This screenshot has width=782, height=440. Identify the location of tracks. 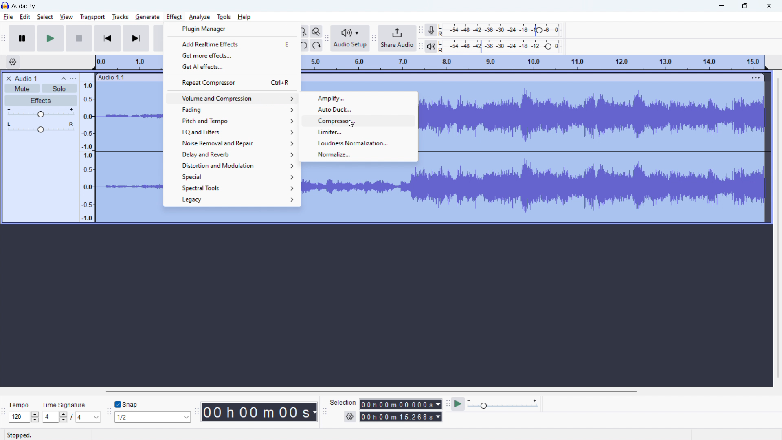
(120, 17).